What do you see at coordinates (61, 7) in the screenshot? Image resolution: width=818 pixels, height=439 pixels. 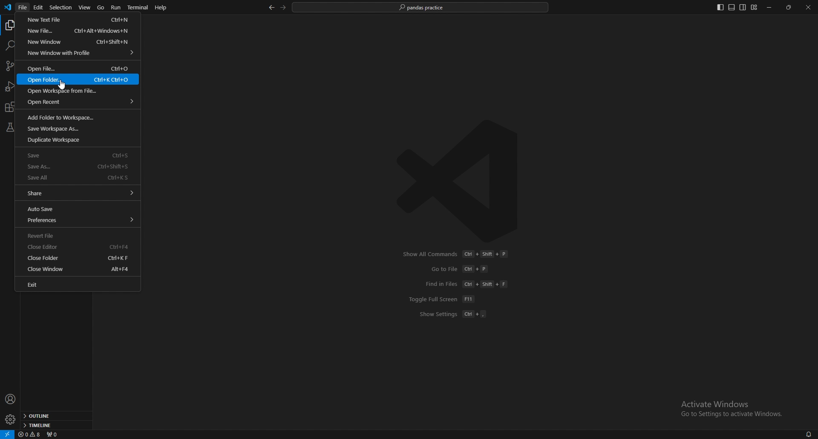 I see `selection` at bounding box center [61, 7].